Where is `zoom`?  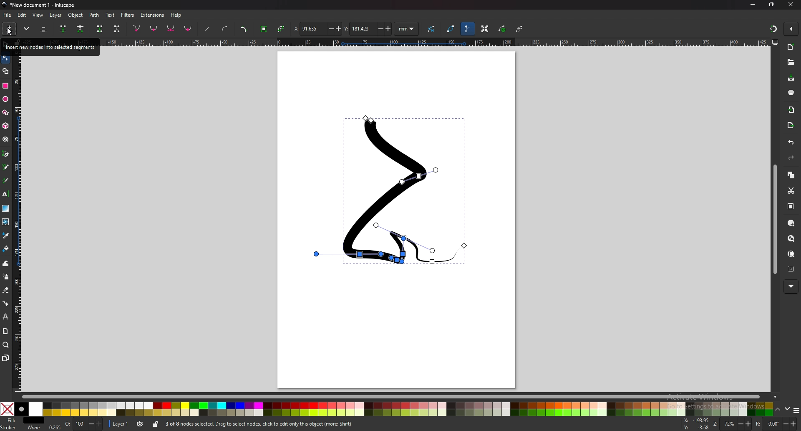 zoom is located at coordinates (732, 424).